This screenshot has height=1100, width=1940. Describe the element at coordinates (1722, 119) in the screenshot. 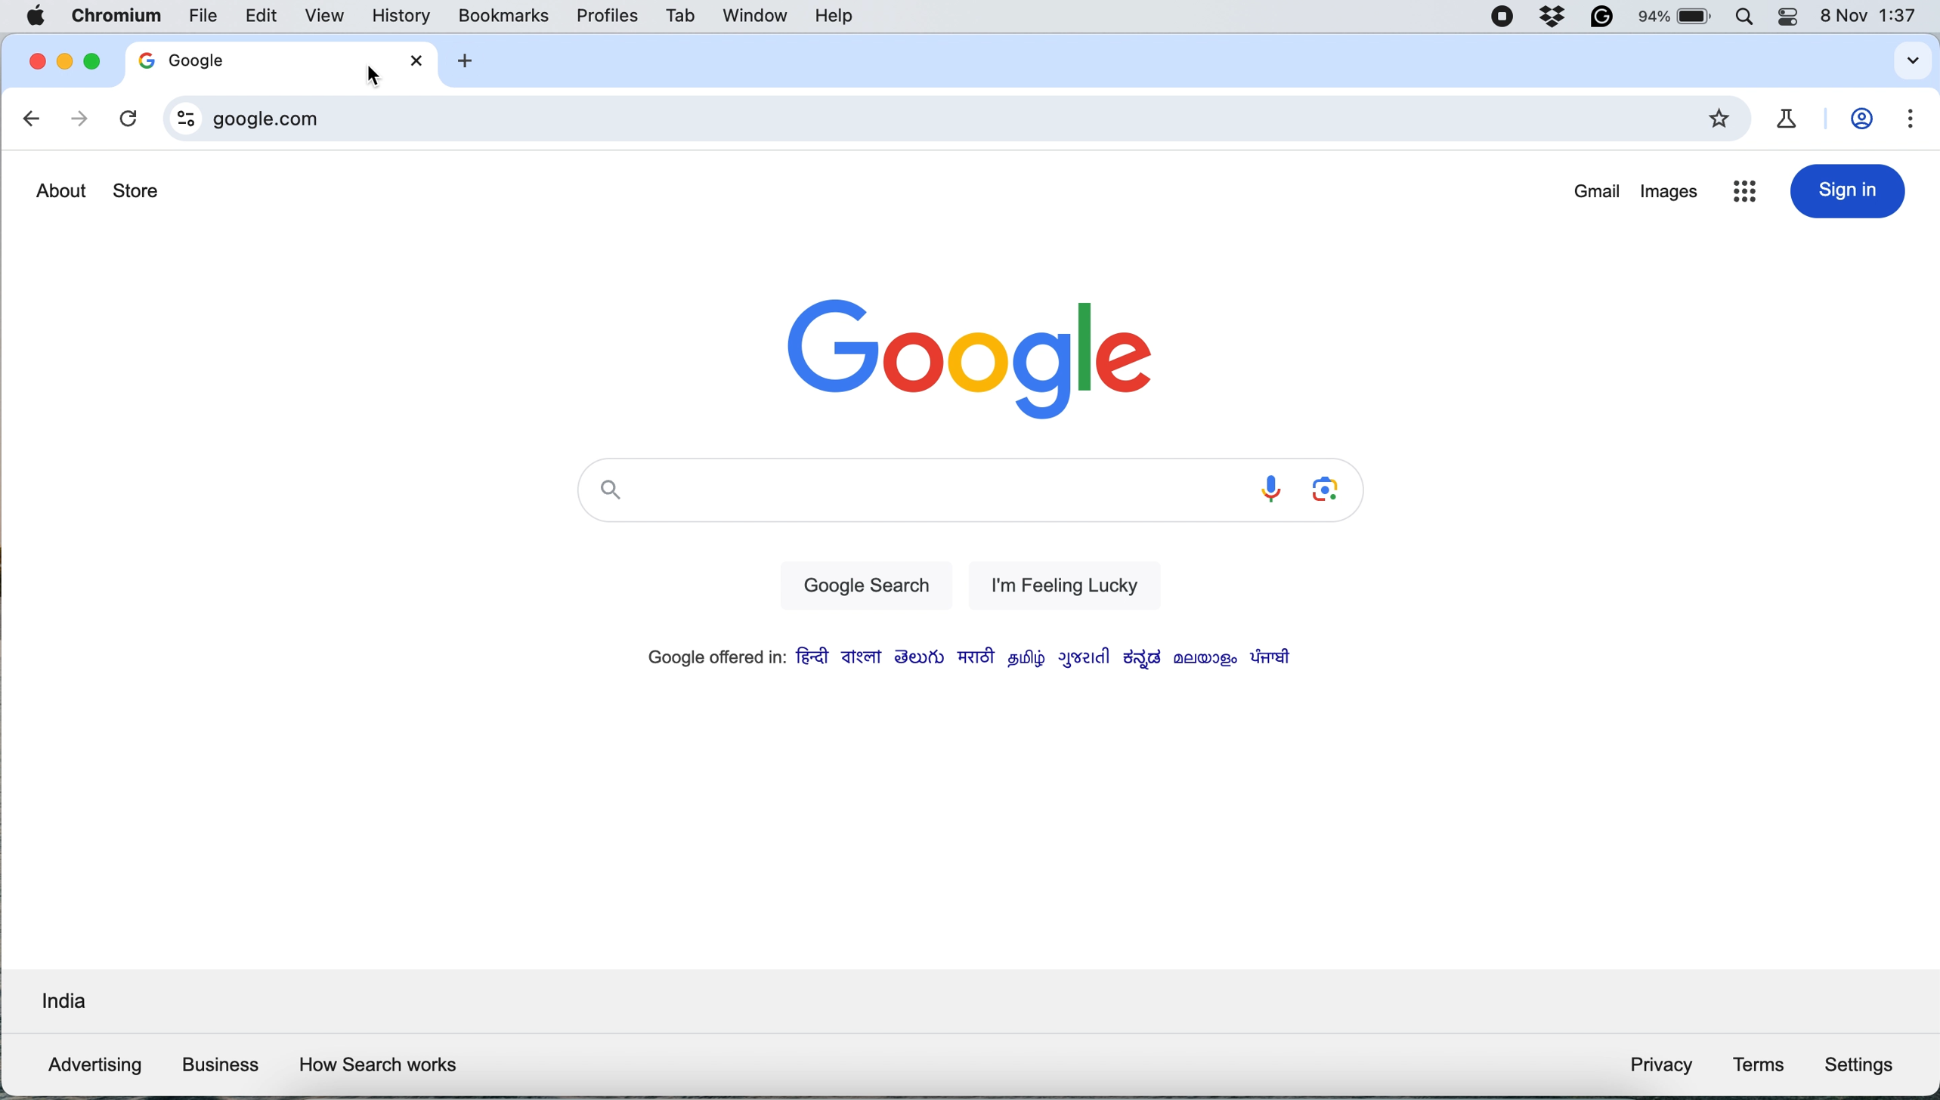

I see `bookmark` at that location.